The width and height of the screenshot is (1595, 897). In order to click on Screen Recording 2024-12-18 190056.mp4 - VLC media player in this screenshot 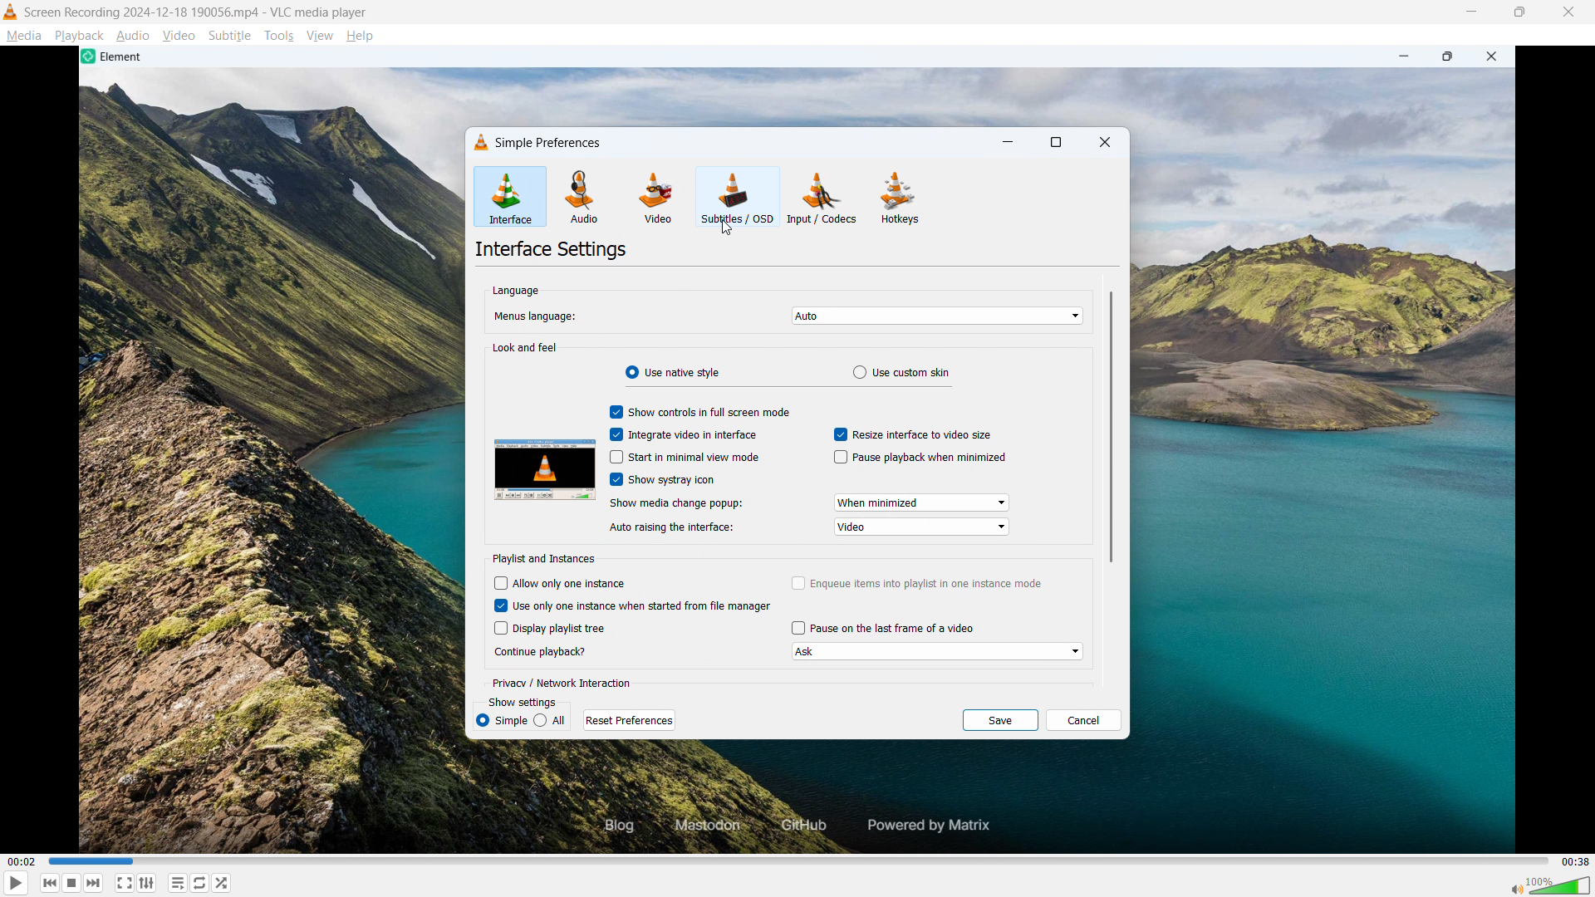, I will do `click(197, 12)`.